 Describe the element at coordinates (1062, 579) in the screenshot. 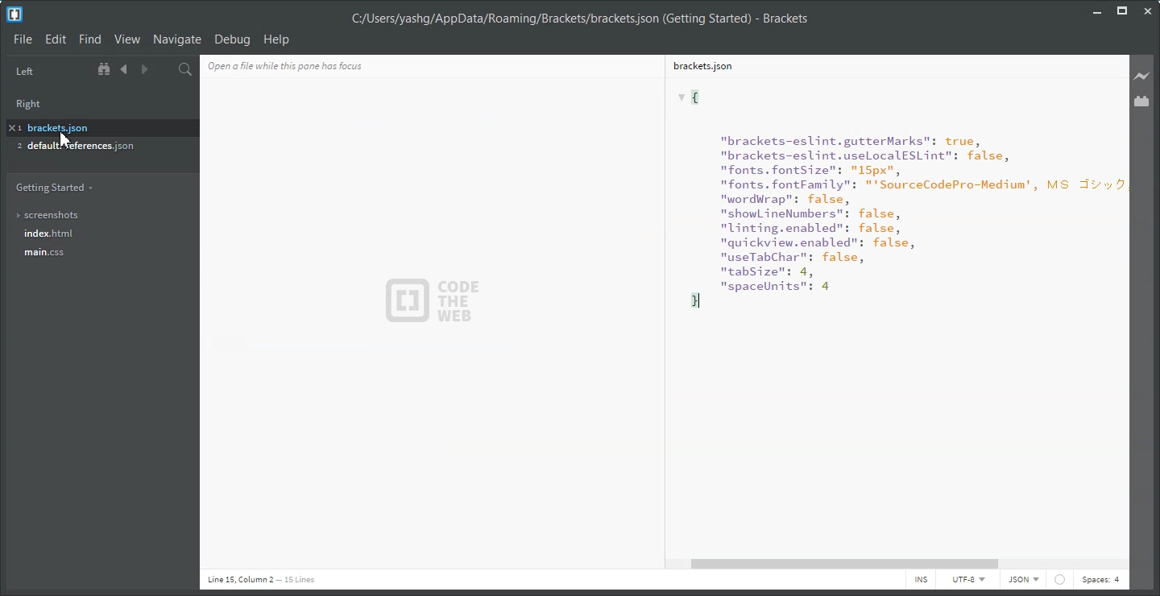

I see `circle` at that location.